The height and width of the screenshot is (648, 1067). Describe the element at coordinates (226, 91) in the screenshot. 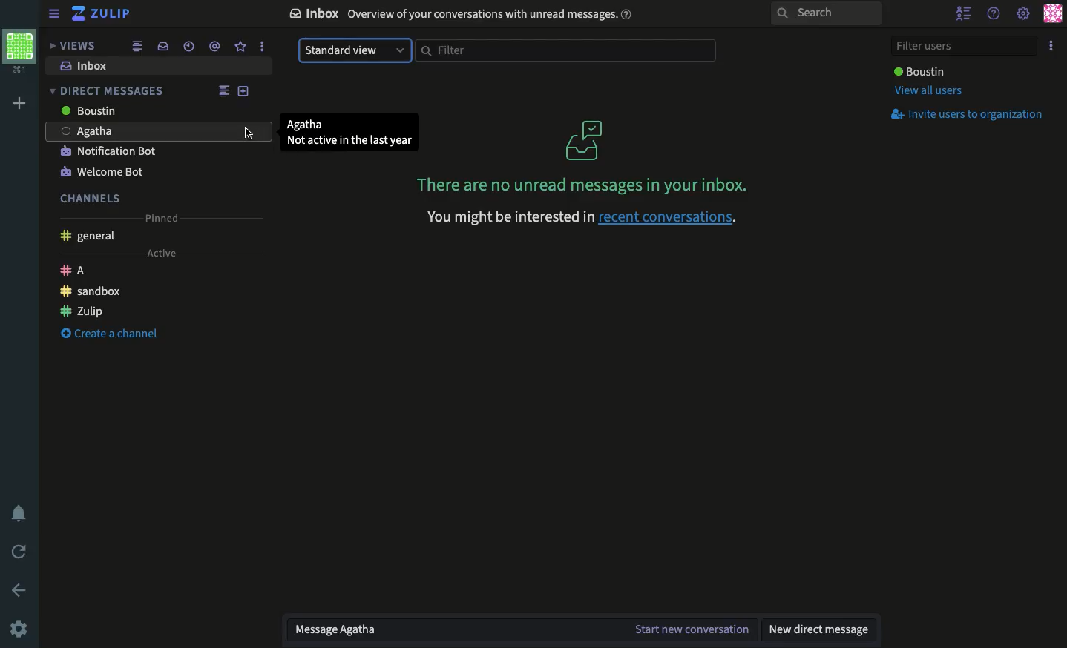

I see `Feed` at that location.